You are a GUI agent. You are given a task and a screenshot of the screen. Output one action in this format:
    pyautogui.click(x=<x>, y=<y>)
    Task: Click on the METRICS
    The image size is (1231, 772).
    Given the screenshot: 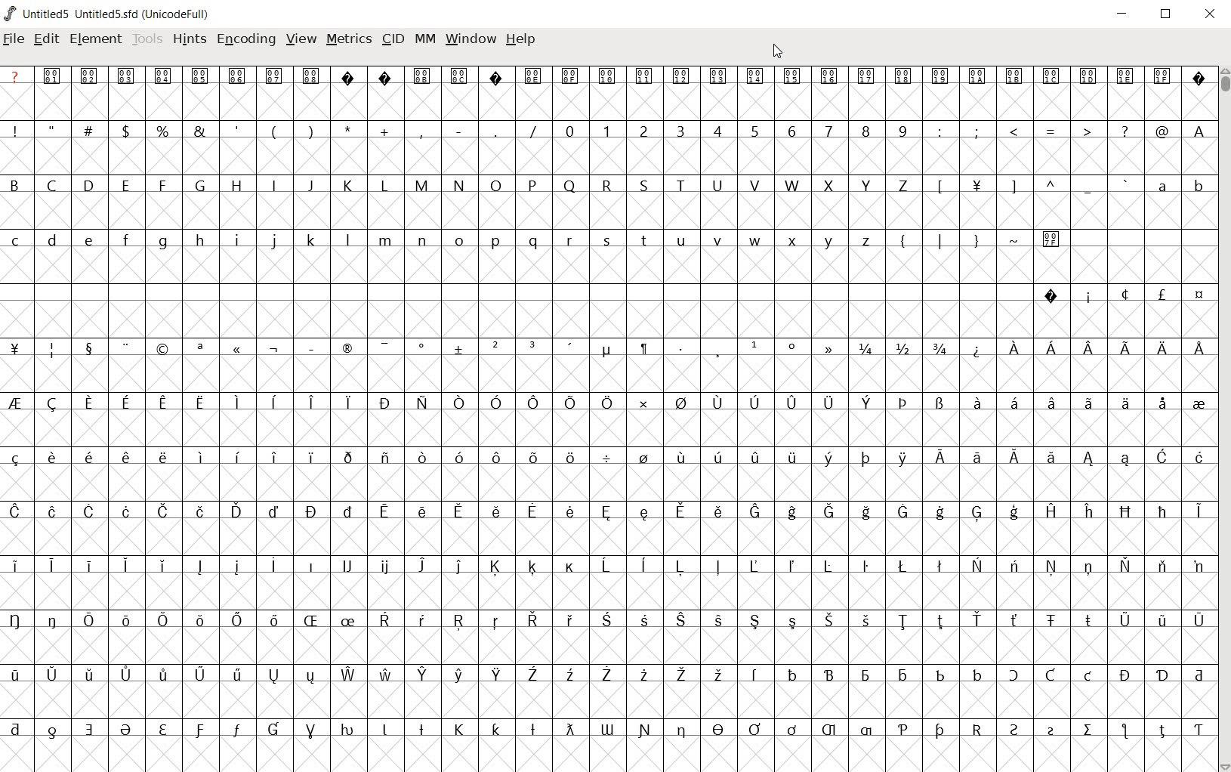 What is the action you would take?
    pyautogui.click(x=347, y=41)
    